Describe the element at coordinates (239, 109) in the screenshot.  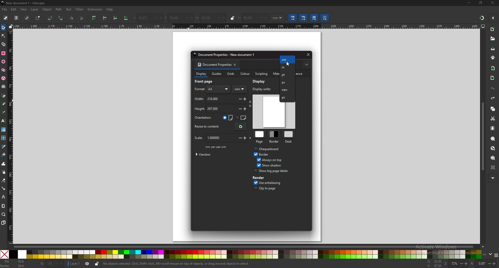
I see `-` at that location.